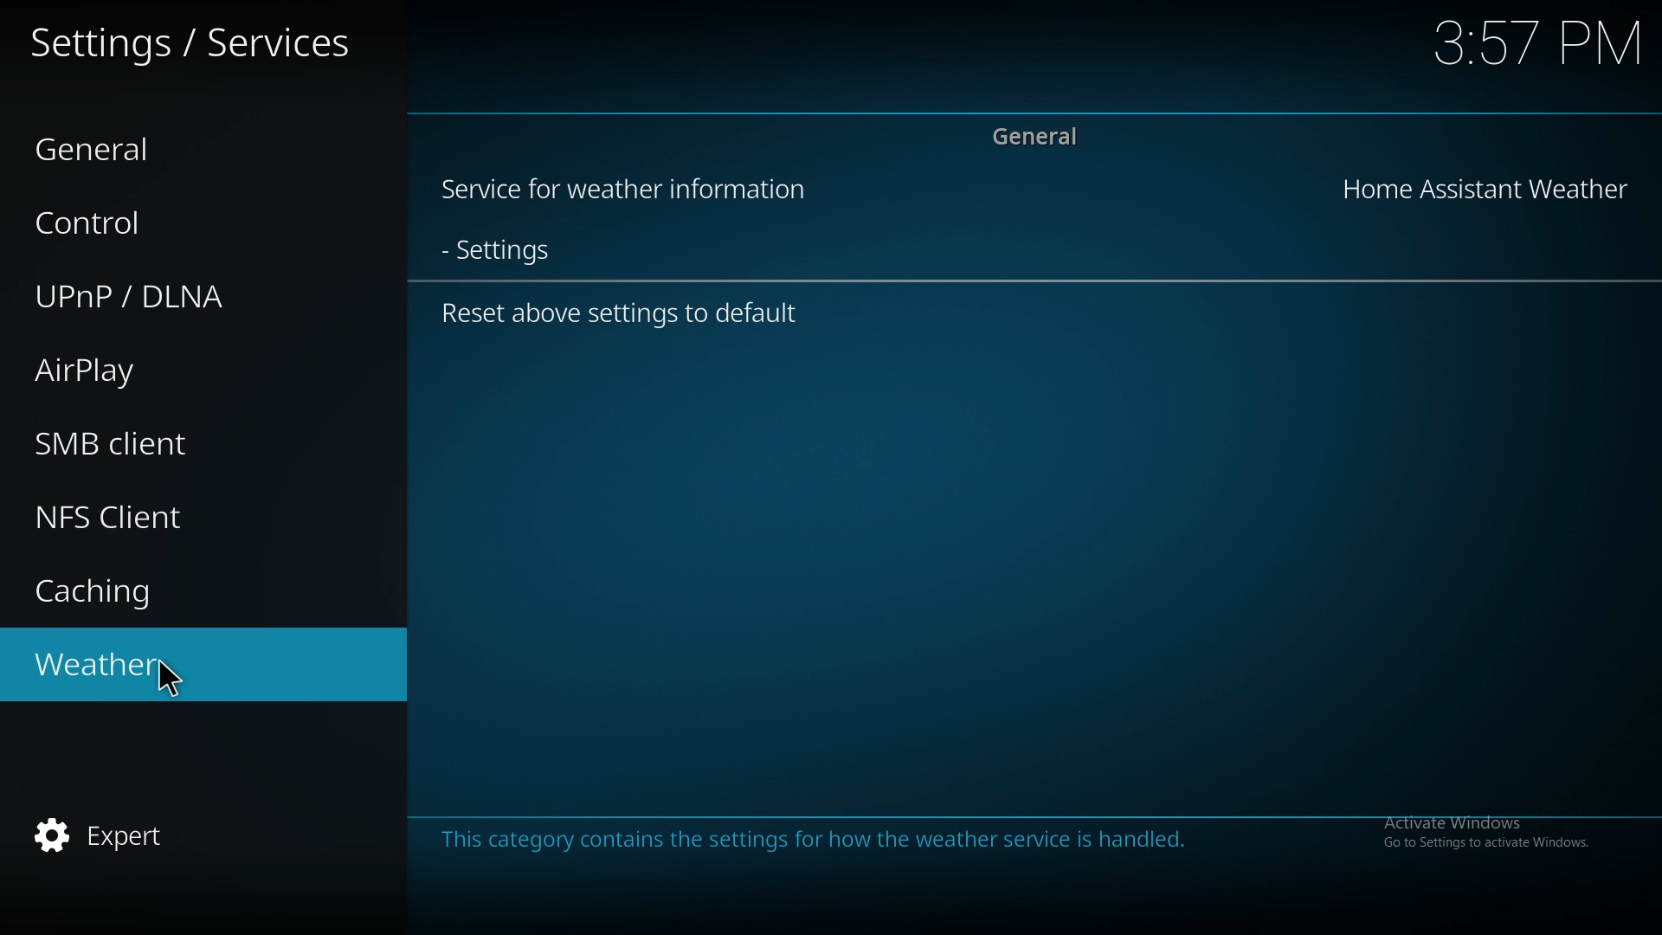 The image size is (1662, 935). Describe the element at coordinates (171, 146) in the screenshot. I see `general` at that location.